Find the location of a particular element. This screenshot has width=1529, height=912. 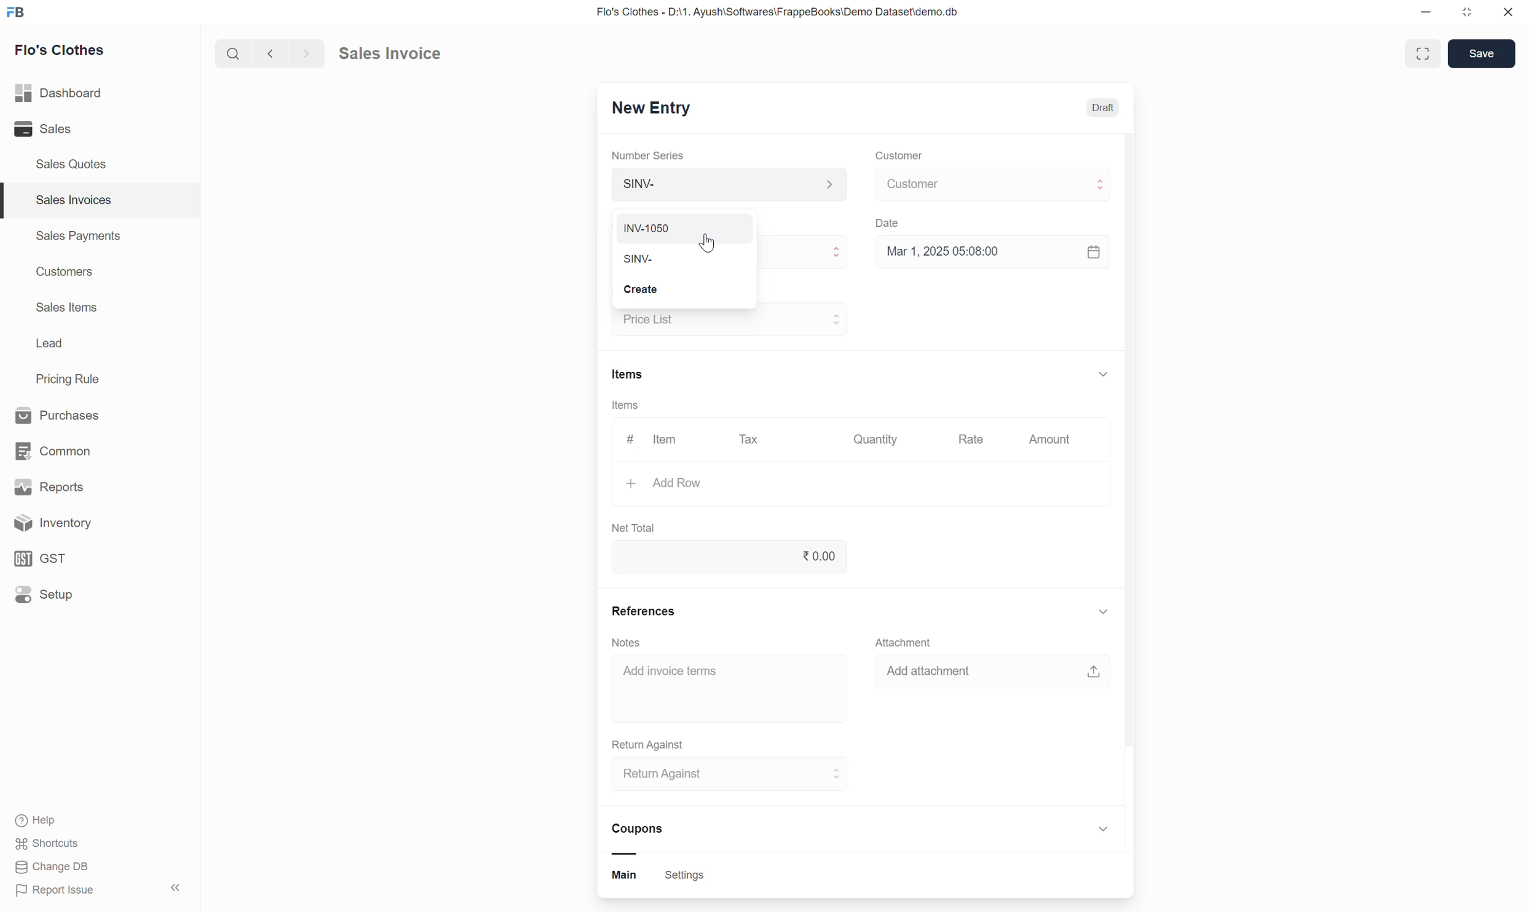

New Entry is located at coordinates (661, 109).